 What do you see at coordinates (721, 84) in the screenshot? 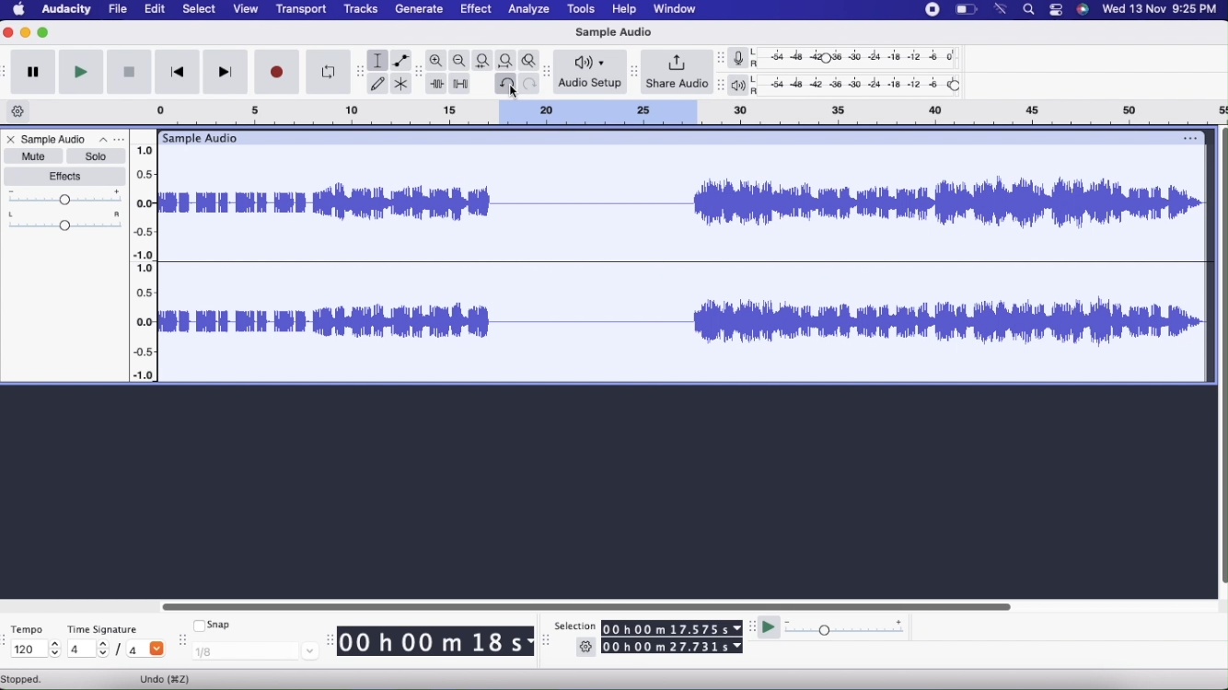
I see `move toolbar` at bounding box center [721, 84].